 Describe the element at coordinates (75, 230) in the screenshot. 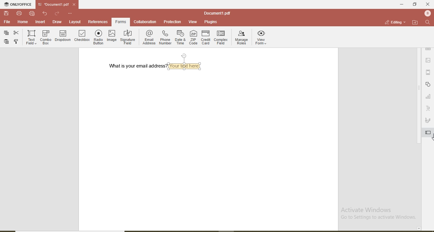

I see `horizontal scroll bar` at that location.